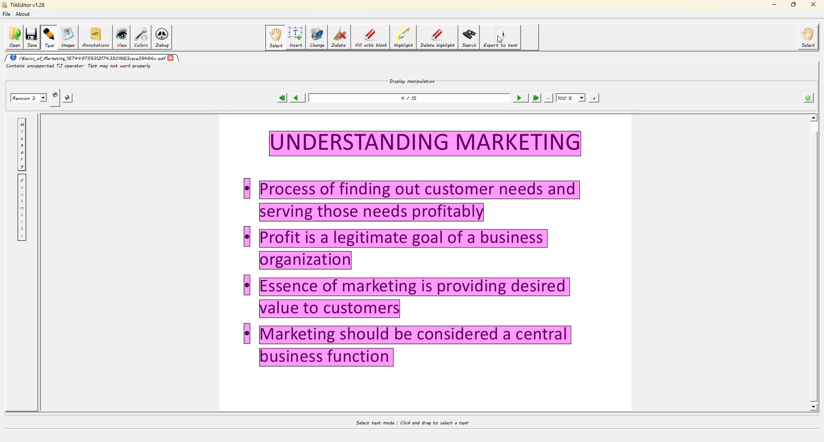 Image resolution: width=824 pixels, height=442 pixels. What do you see at coordinates (594, 97) in the screenshot?
I see `zoom in` at bounding box center [594, 97].